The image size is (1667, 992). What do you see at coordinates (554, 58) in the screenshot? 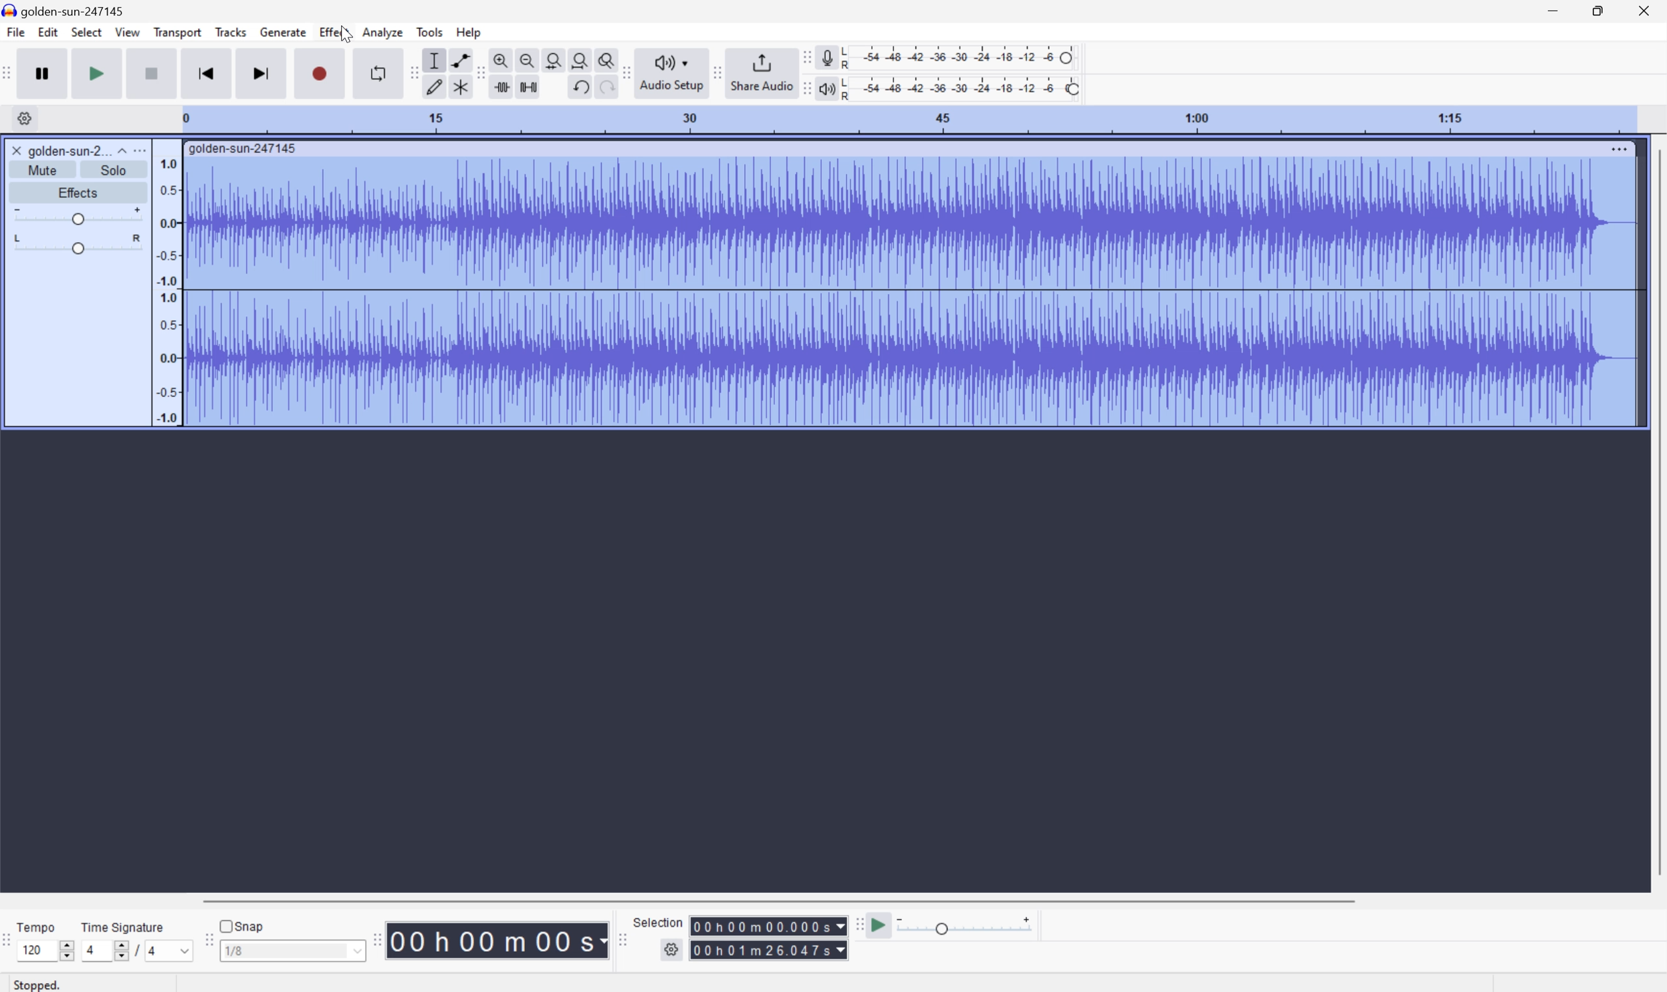
I see `Fit selection to width` at bounding box center [554, 58].